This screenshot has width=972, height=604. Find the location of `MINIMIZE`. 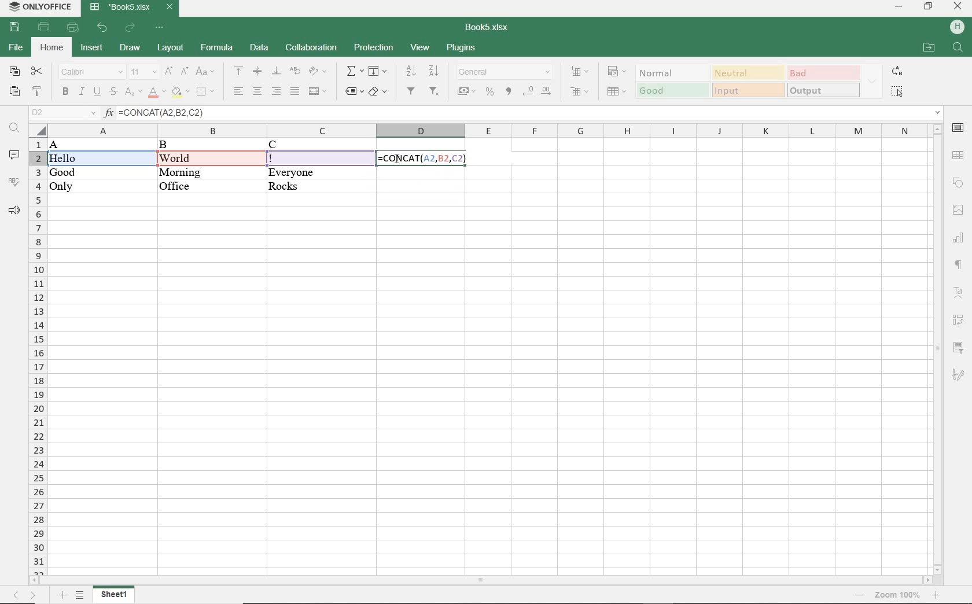

MINIMIZE is located at coordinates (899, 7).